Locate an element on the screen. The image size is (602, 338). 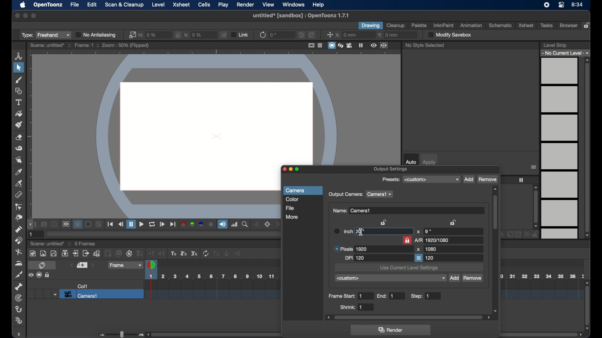
scene scale is located at coordinates (542, 276).